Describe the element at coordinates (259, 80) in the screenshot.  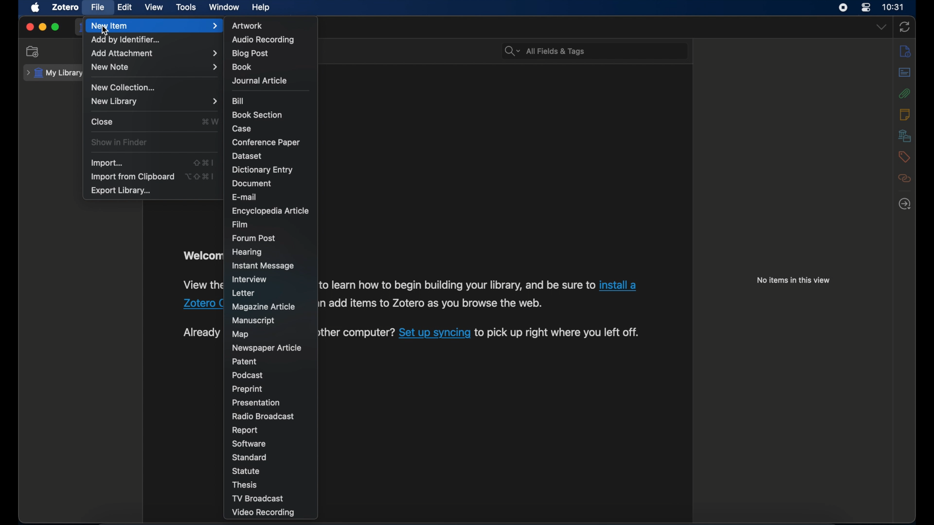
I see `journal article` at that location.